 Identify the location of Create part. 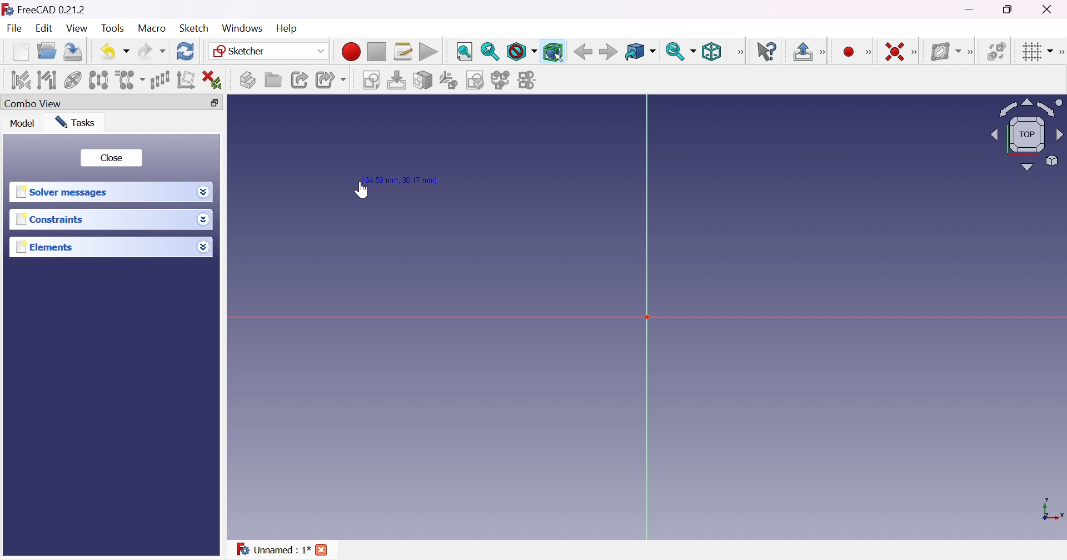
(247, 79).